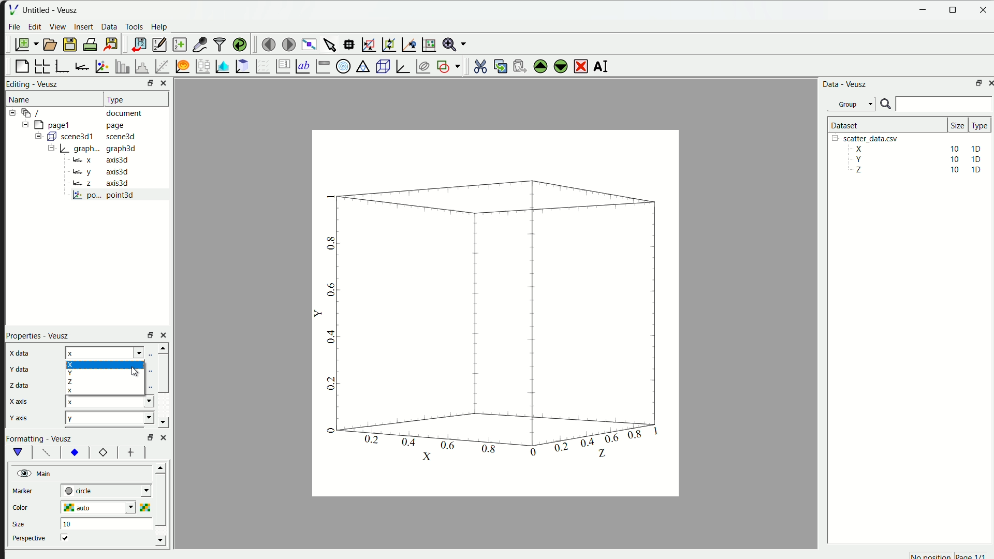  What do you see at coordinates (137, 45) in the screenshot?
I see `import data` at bounding box center [137, 45].